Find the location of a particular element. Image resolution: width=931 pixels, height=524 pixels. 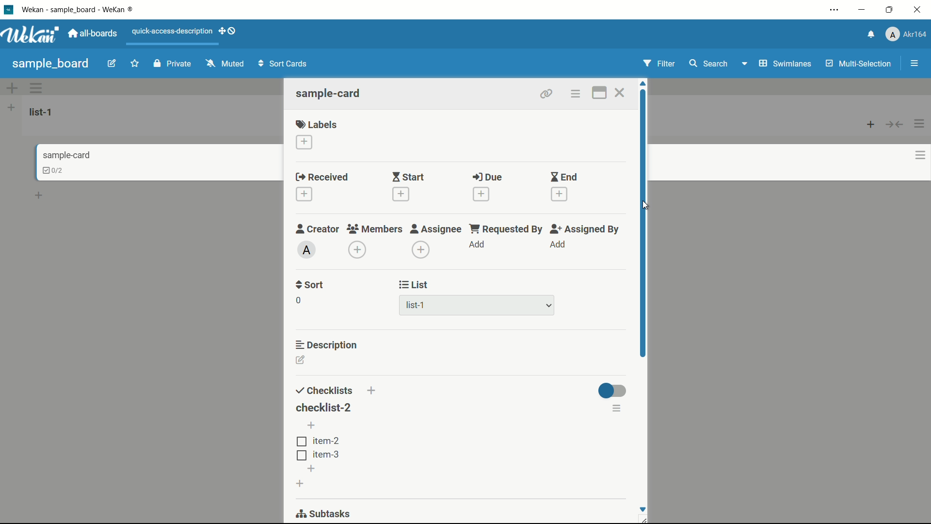

search is located at coordinates (709, 63).